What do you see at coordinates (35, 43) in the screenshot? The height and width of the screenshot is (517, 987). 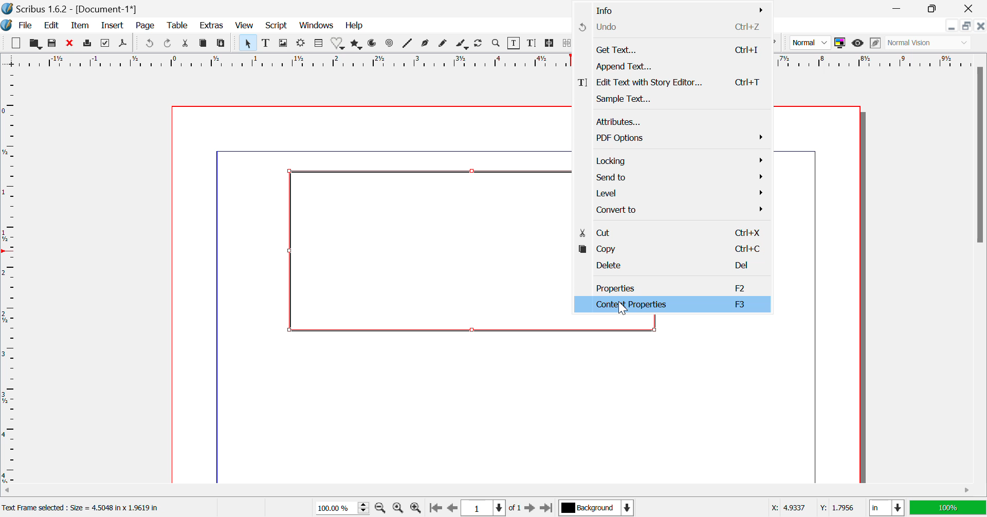 I see `Open` at bounding box center [35, 43].